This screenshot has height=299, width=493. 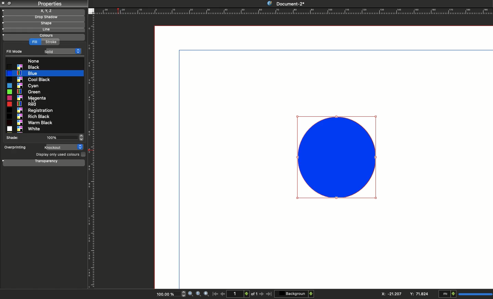 What do you see at coordinates (215, 294) in the screenshot?
I see `First page` at bounding box center [215, 294].